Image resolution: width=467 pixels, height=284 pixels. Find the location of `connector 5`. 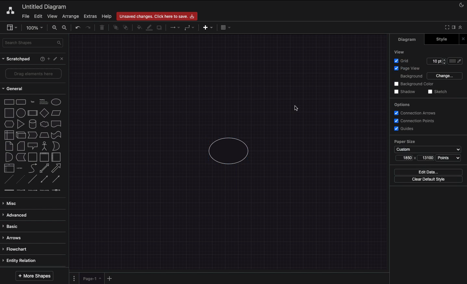

connector 5 is located at coordinates (57, 190).